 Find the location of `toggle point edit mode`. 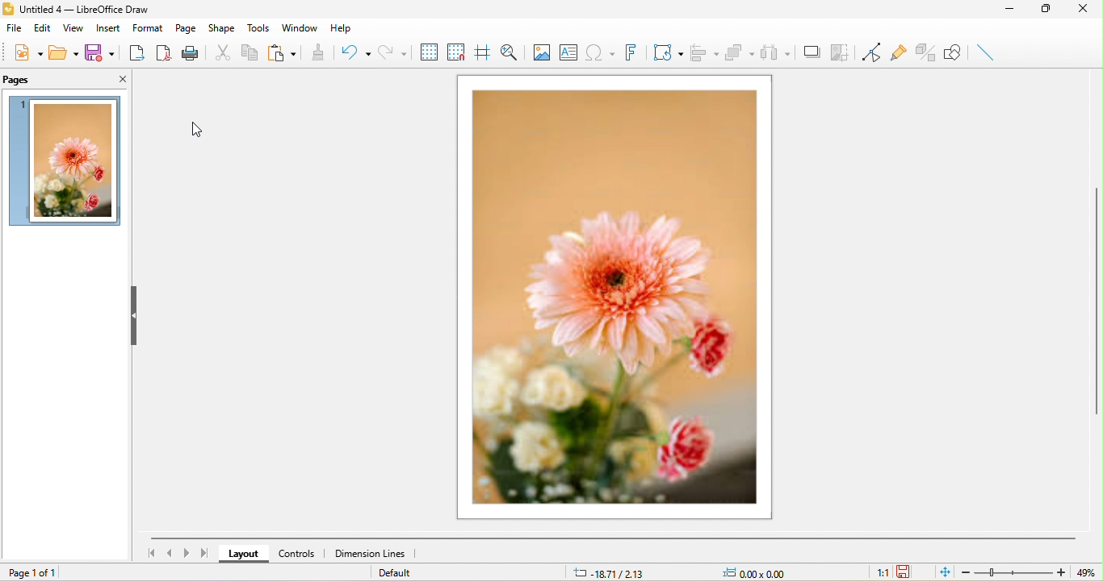

toggle point edit mode is located at coordinates (874, 53).